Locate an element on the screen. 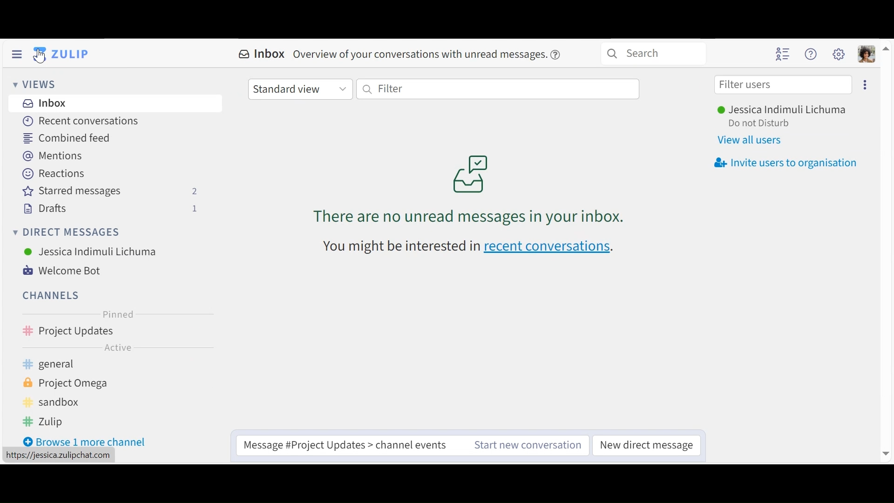  Start new conversation is located at coordinates (529, 445).